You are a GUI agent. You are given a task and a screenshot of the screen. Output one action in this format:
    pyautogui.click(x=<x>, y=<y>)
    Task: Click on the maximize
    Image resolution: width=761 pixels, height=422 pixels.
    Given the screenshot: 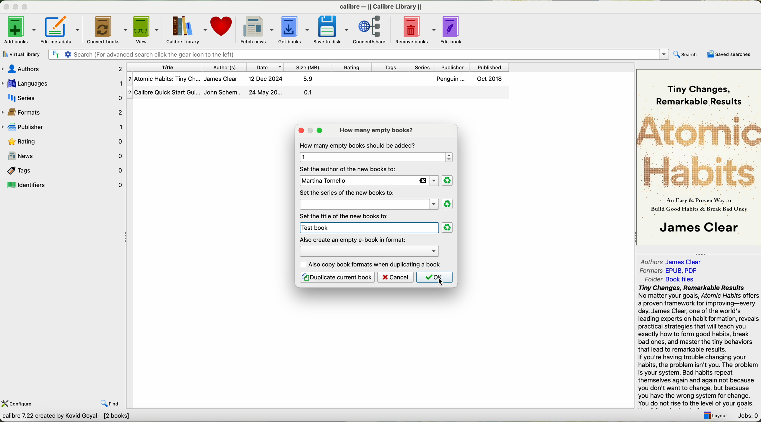 What is the action you would take?
    pyautogui.click(x=320, y=131)
    